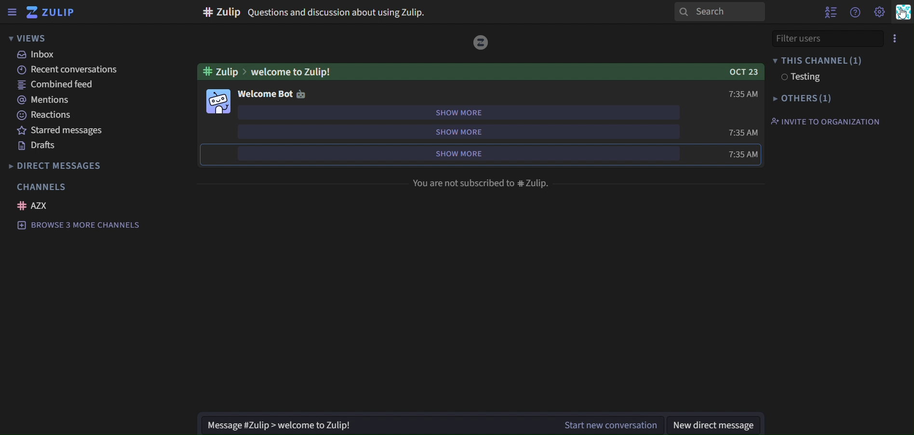 The image size is (914, 435). What do you see at coordinates (273, 93) in the screenshot?
I see `welcome bot` at bounding box center [273, 93].